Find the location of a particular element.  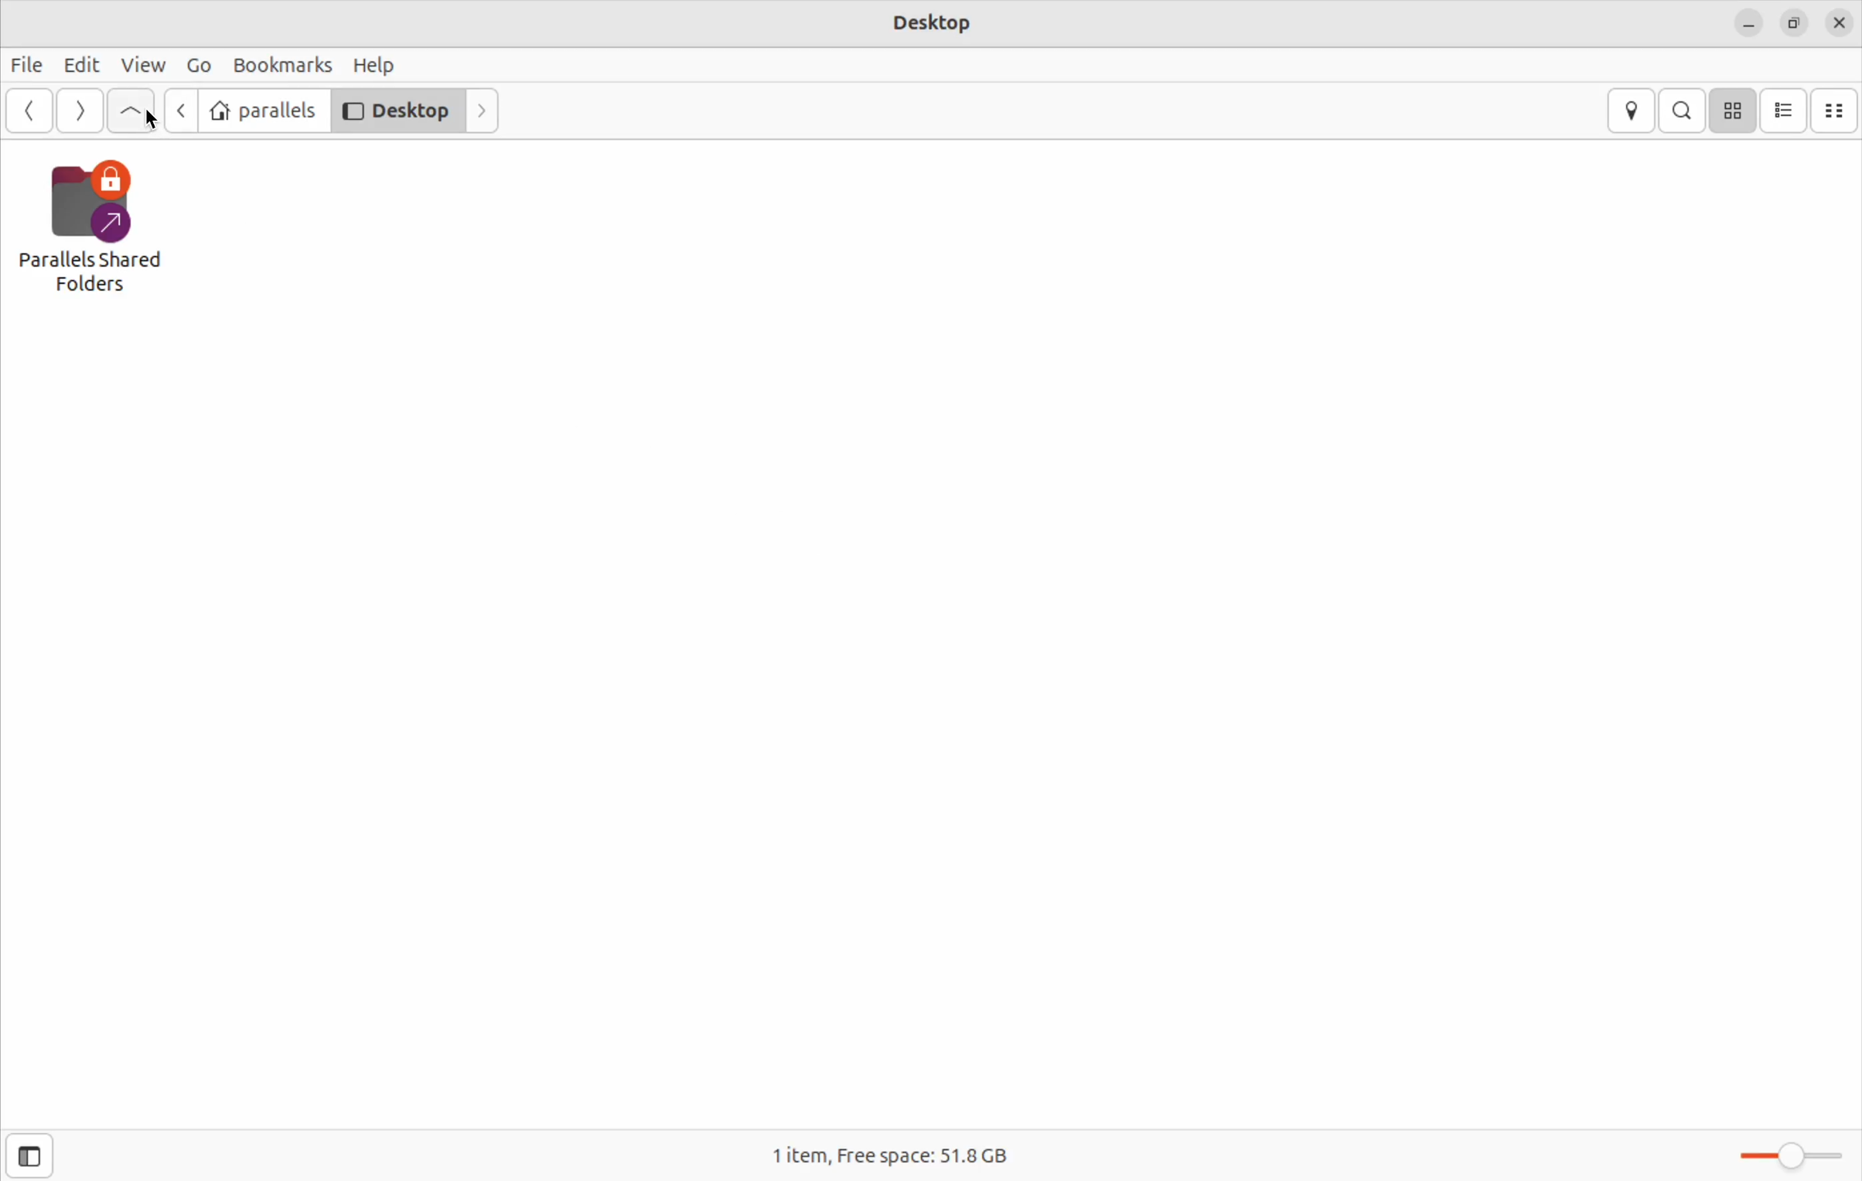

parallels home is located at coordinates (260, 108).